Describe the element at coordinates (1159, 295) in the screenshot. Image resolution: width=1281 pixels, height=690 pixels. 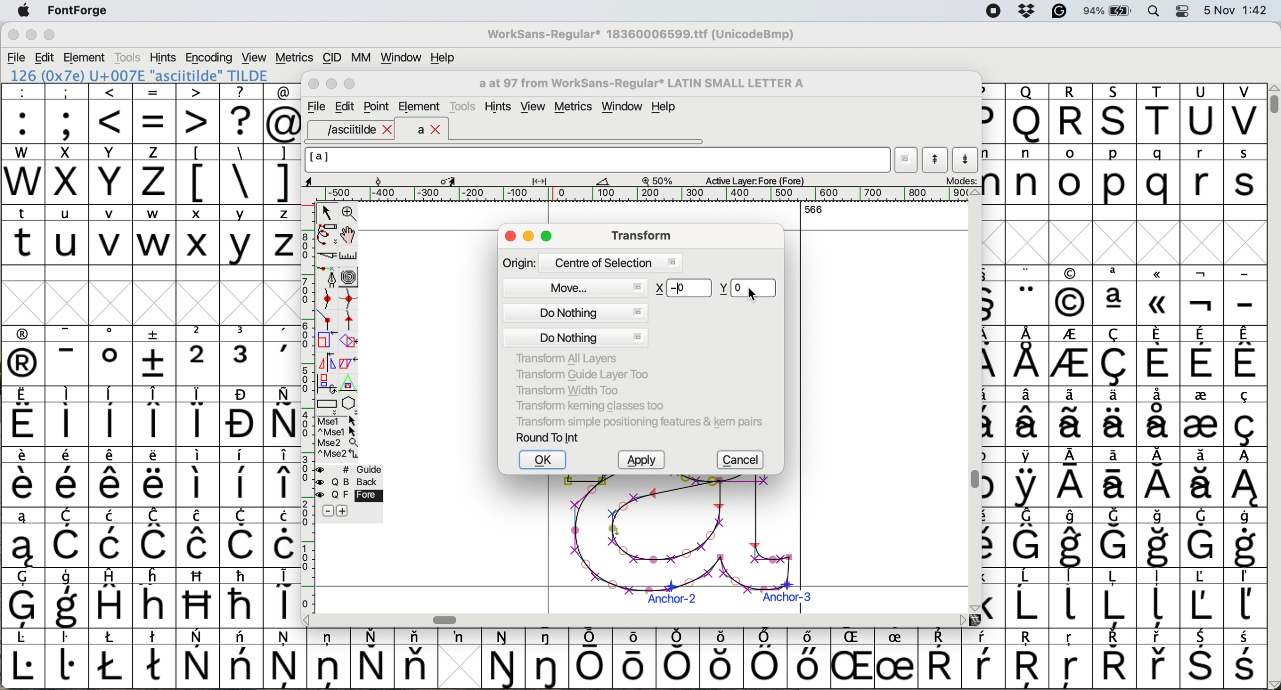
I see `` at that location.